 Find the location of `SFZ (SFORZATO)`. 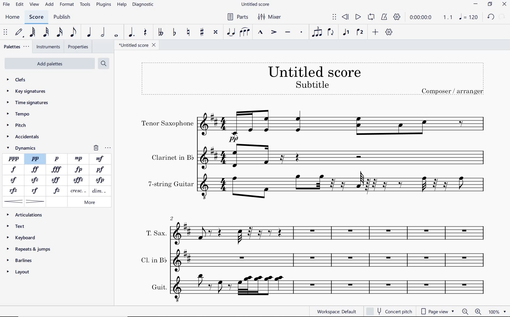

SFZ (SFORZATO) is located at coordinates (35, 180).